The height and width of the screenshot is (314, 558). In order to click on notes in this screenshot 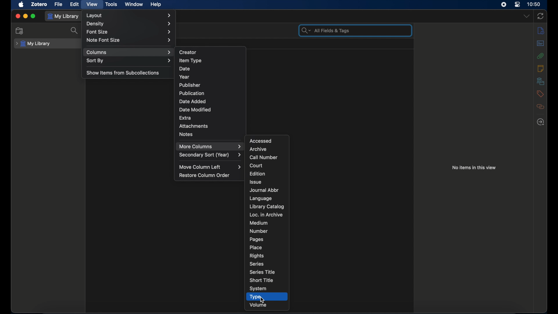, I will do `click(186, 134)`.